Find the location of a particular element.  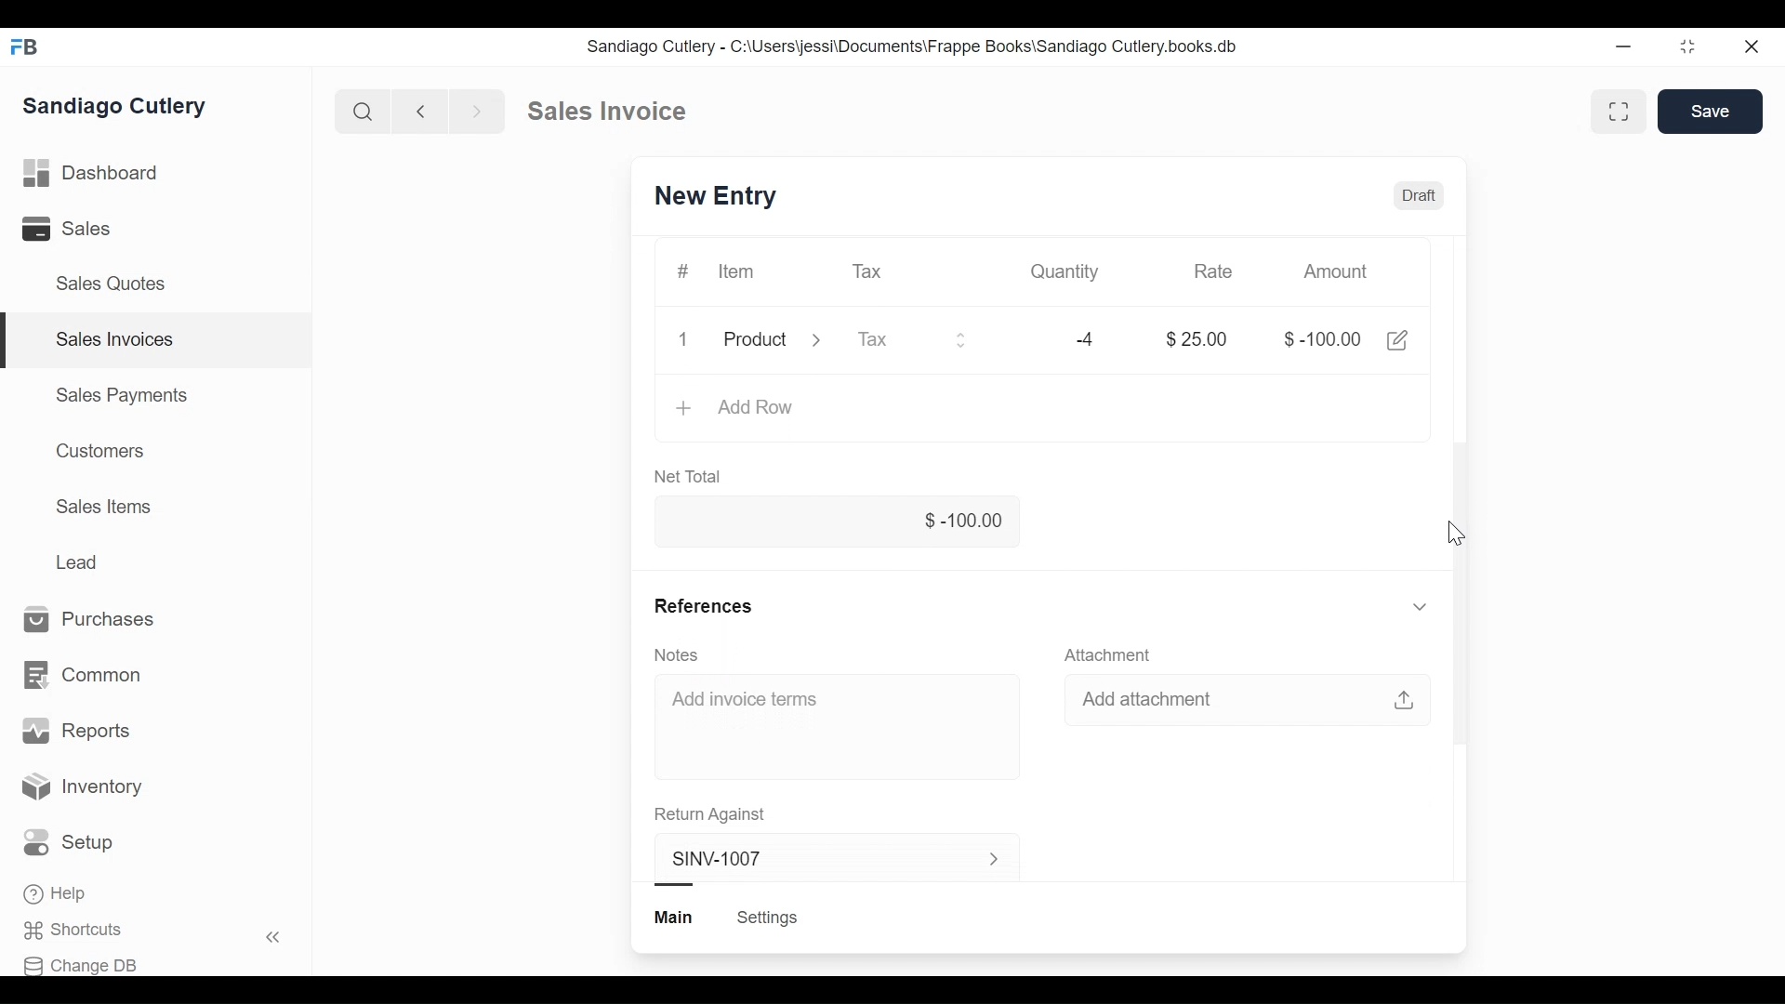

SINV-1007 is located at coordinates (826, 859).